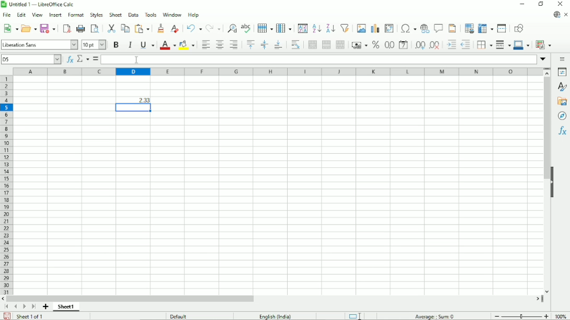  I want to click on Sort ascending, so click(317, 28).